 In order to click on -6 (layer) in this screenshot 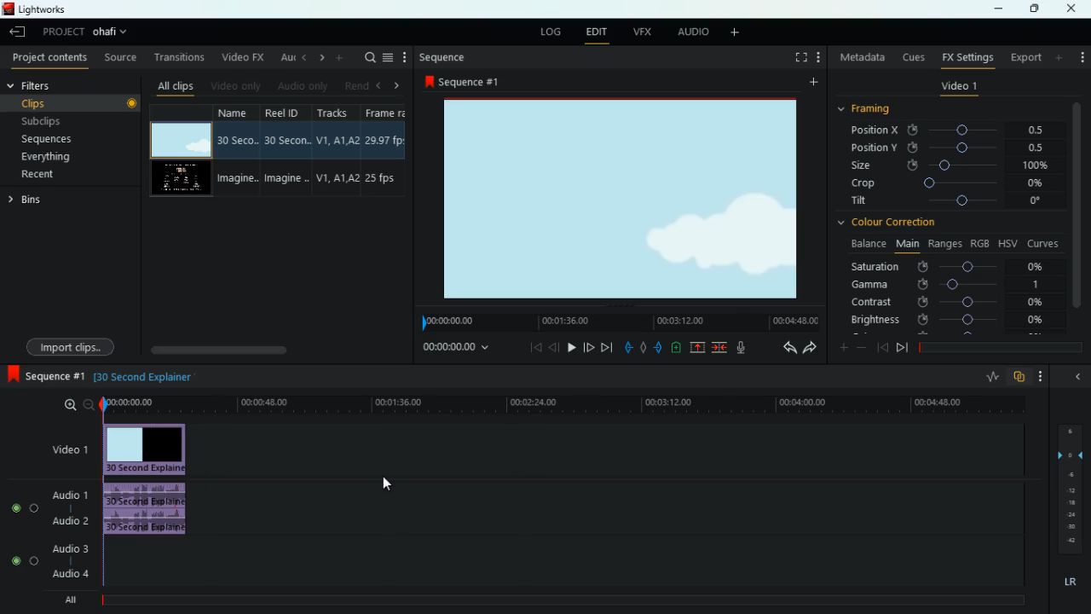, I will do `click(1069, 474)`.